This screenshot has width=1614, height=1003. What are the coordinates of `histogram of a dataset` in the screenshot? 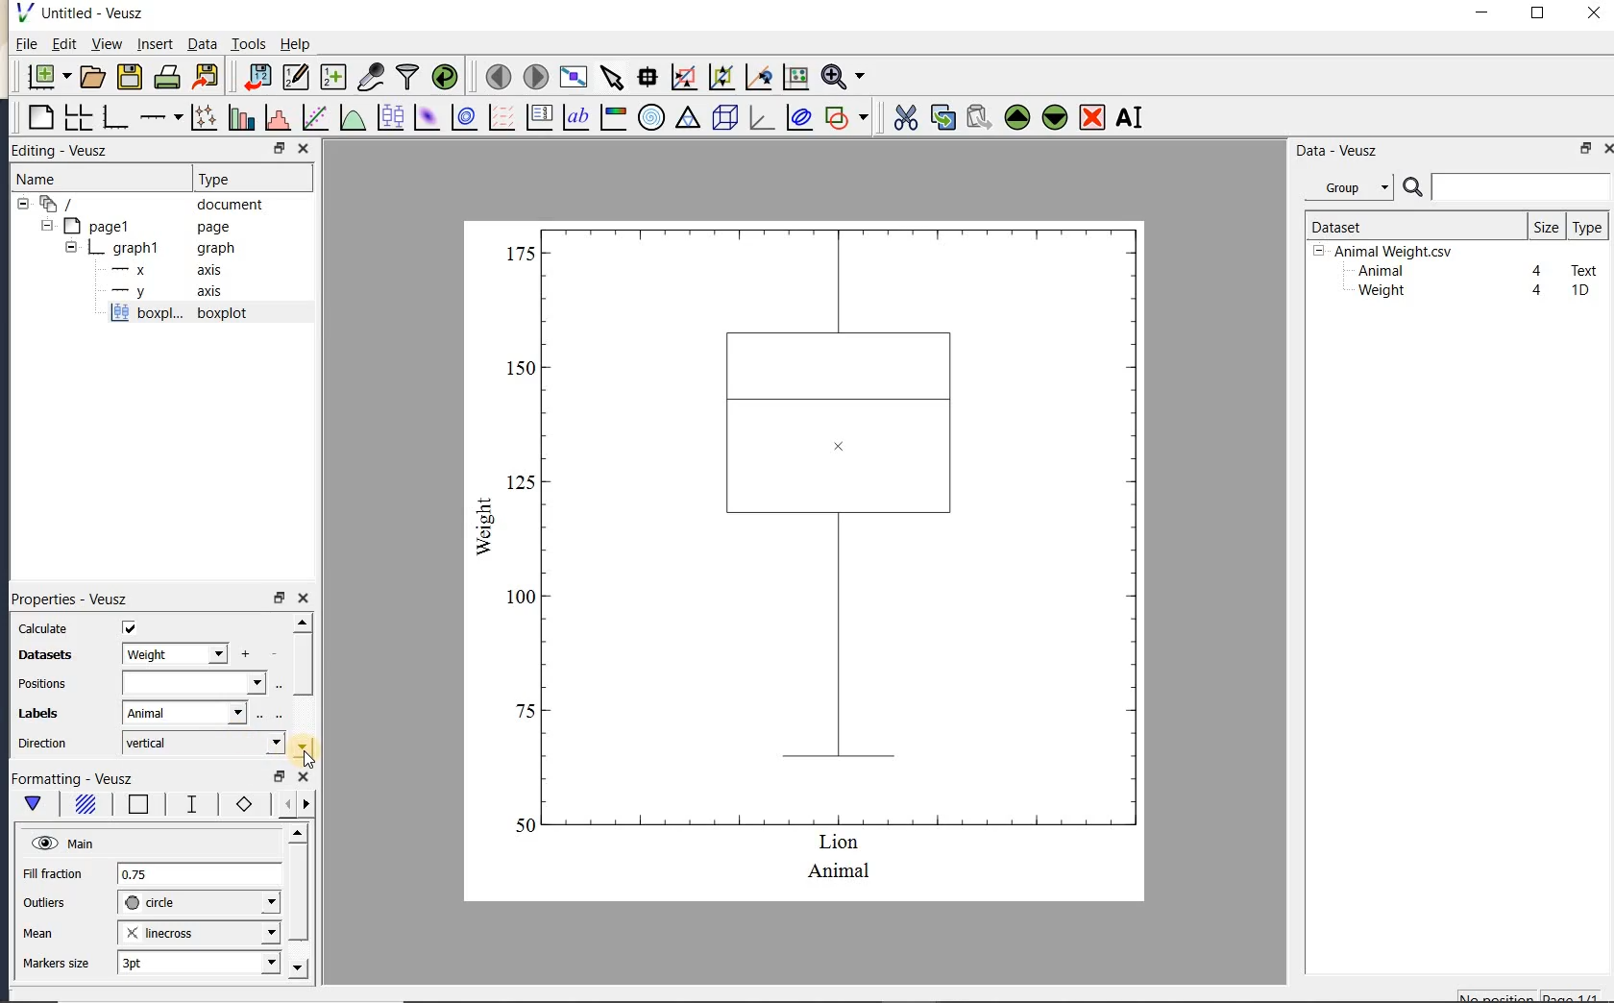 It's located at (277, 117).